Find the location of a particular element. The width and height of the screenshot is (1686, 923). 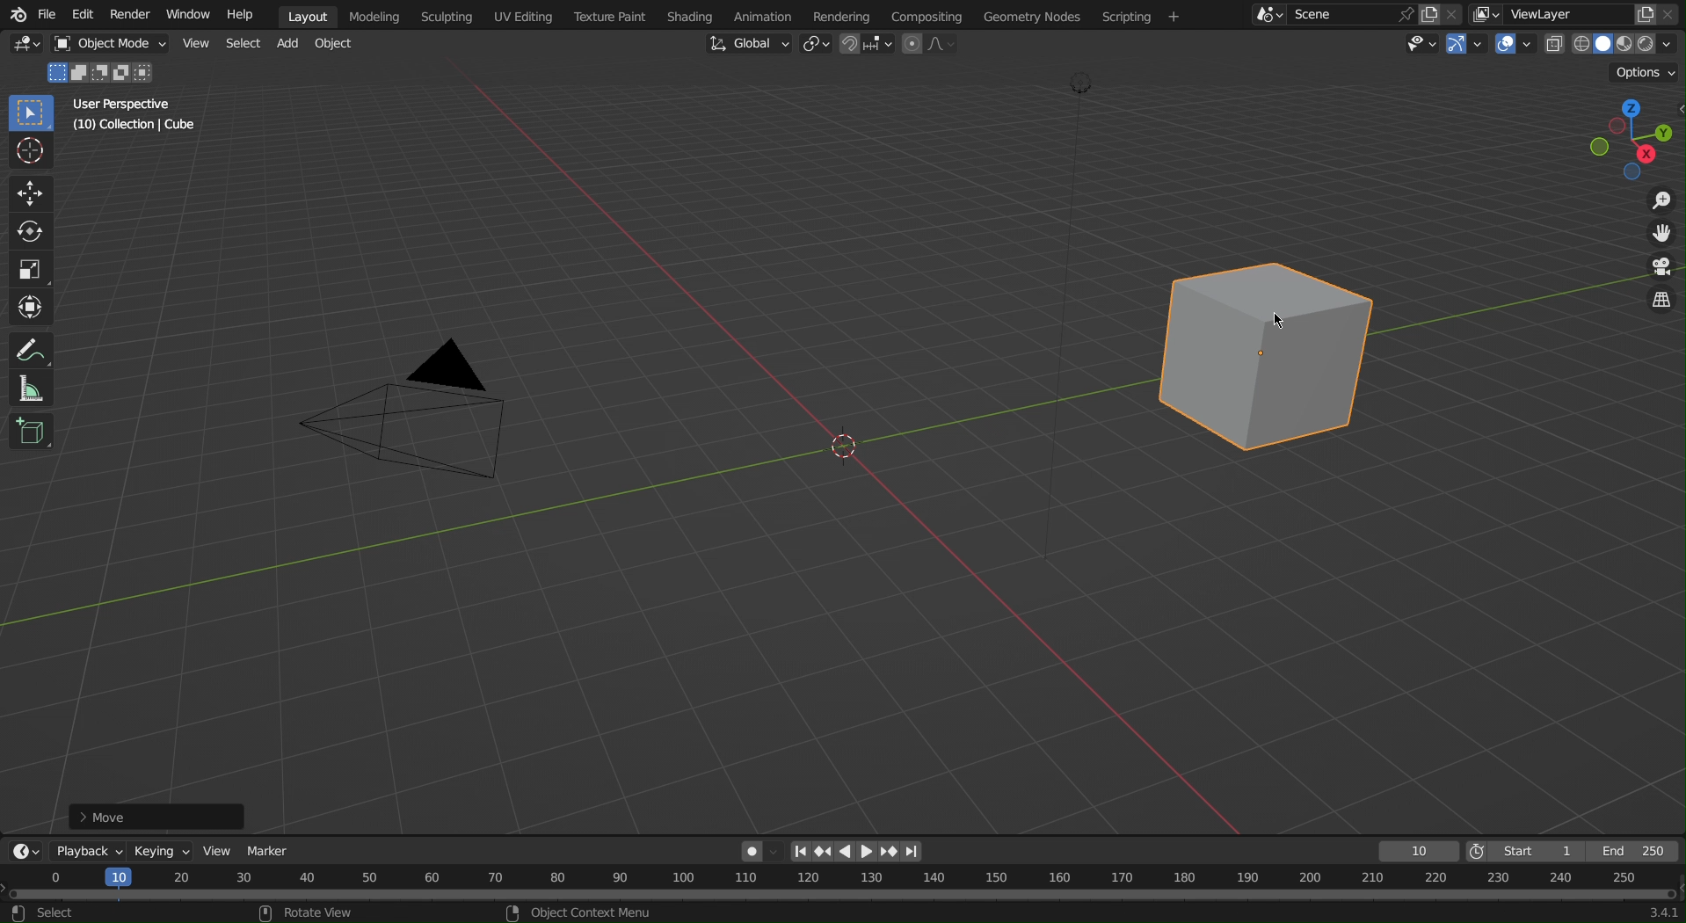

Camera View is located at coordinates (1659, 270).